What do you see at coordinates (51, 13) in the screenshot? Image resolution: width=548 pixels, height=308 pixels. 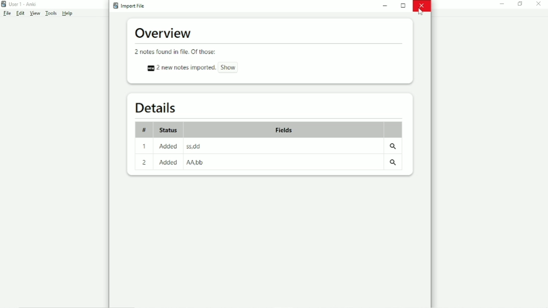 I see `Tools` at bounding box center [51, 13].